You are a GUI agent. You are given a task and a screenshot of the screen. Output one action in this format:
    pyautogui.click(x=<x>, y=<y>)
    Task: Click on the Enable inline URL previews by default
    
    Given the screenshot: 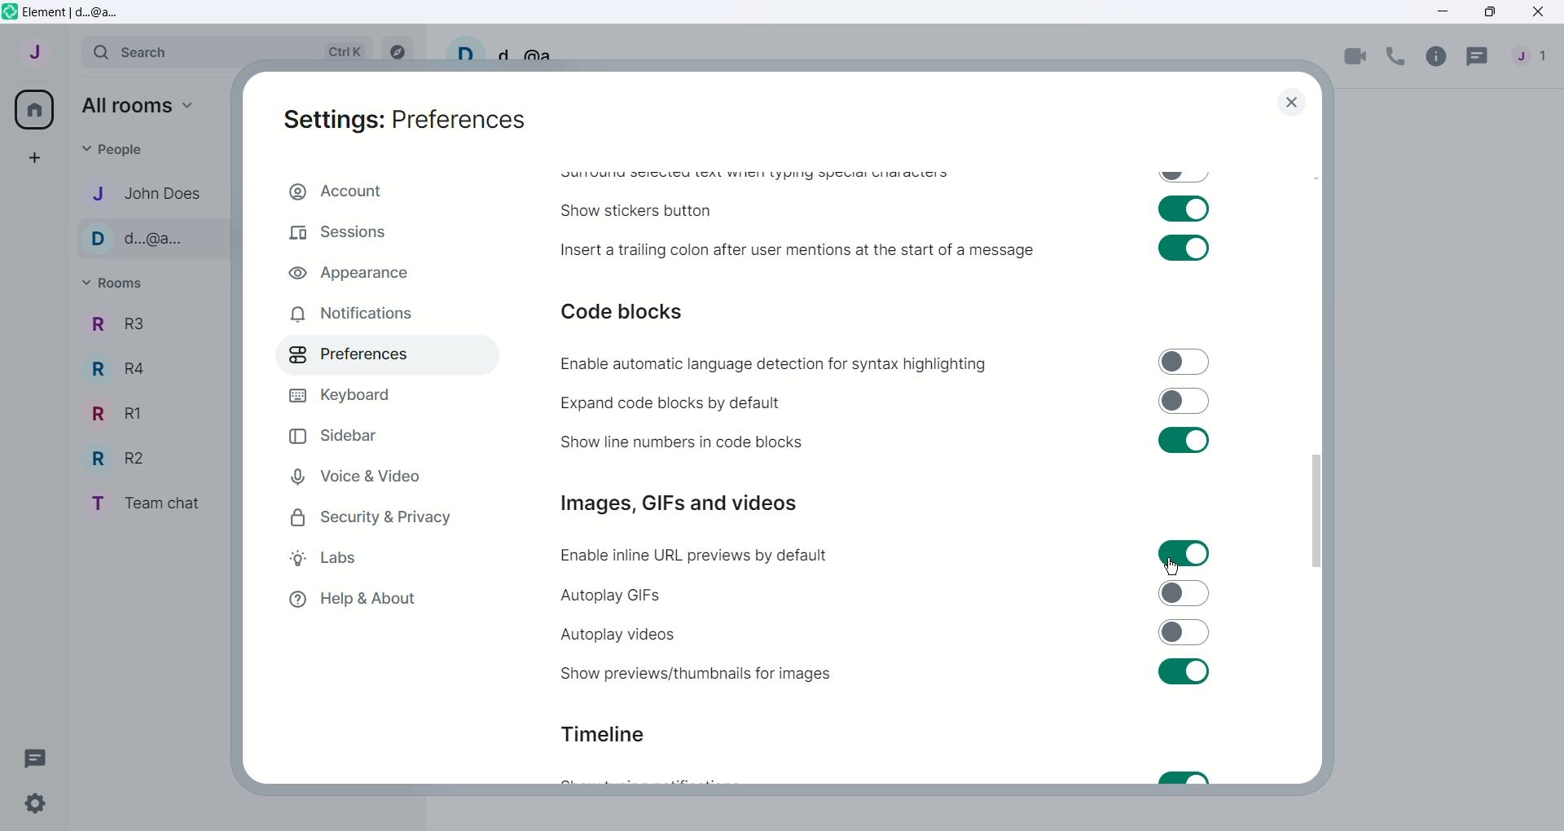 What is the action you would take?
    pyautogui.click(x=696, y=556)
    